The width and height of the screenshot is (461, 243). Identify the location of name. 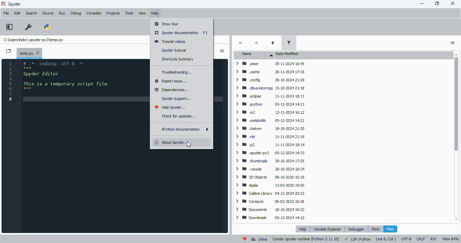
(255, 55).